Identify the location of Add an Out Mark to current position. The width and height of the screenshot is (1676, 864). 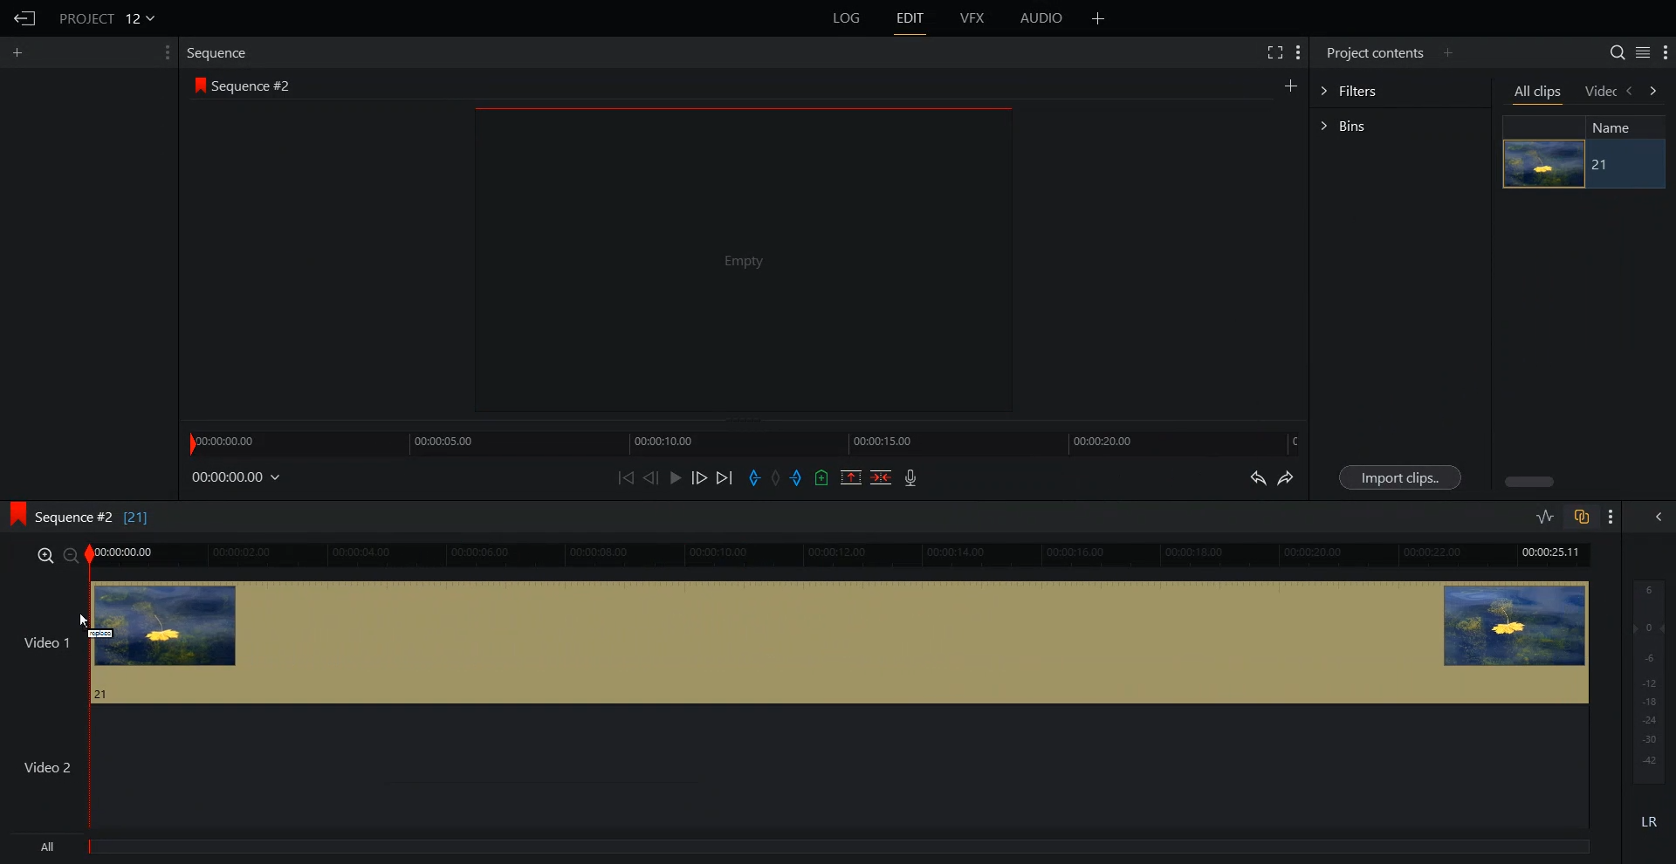
(798, 477).